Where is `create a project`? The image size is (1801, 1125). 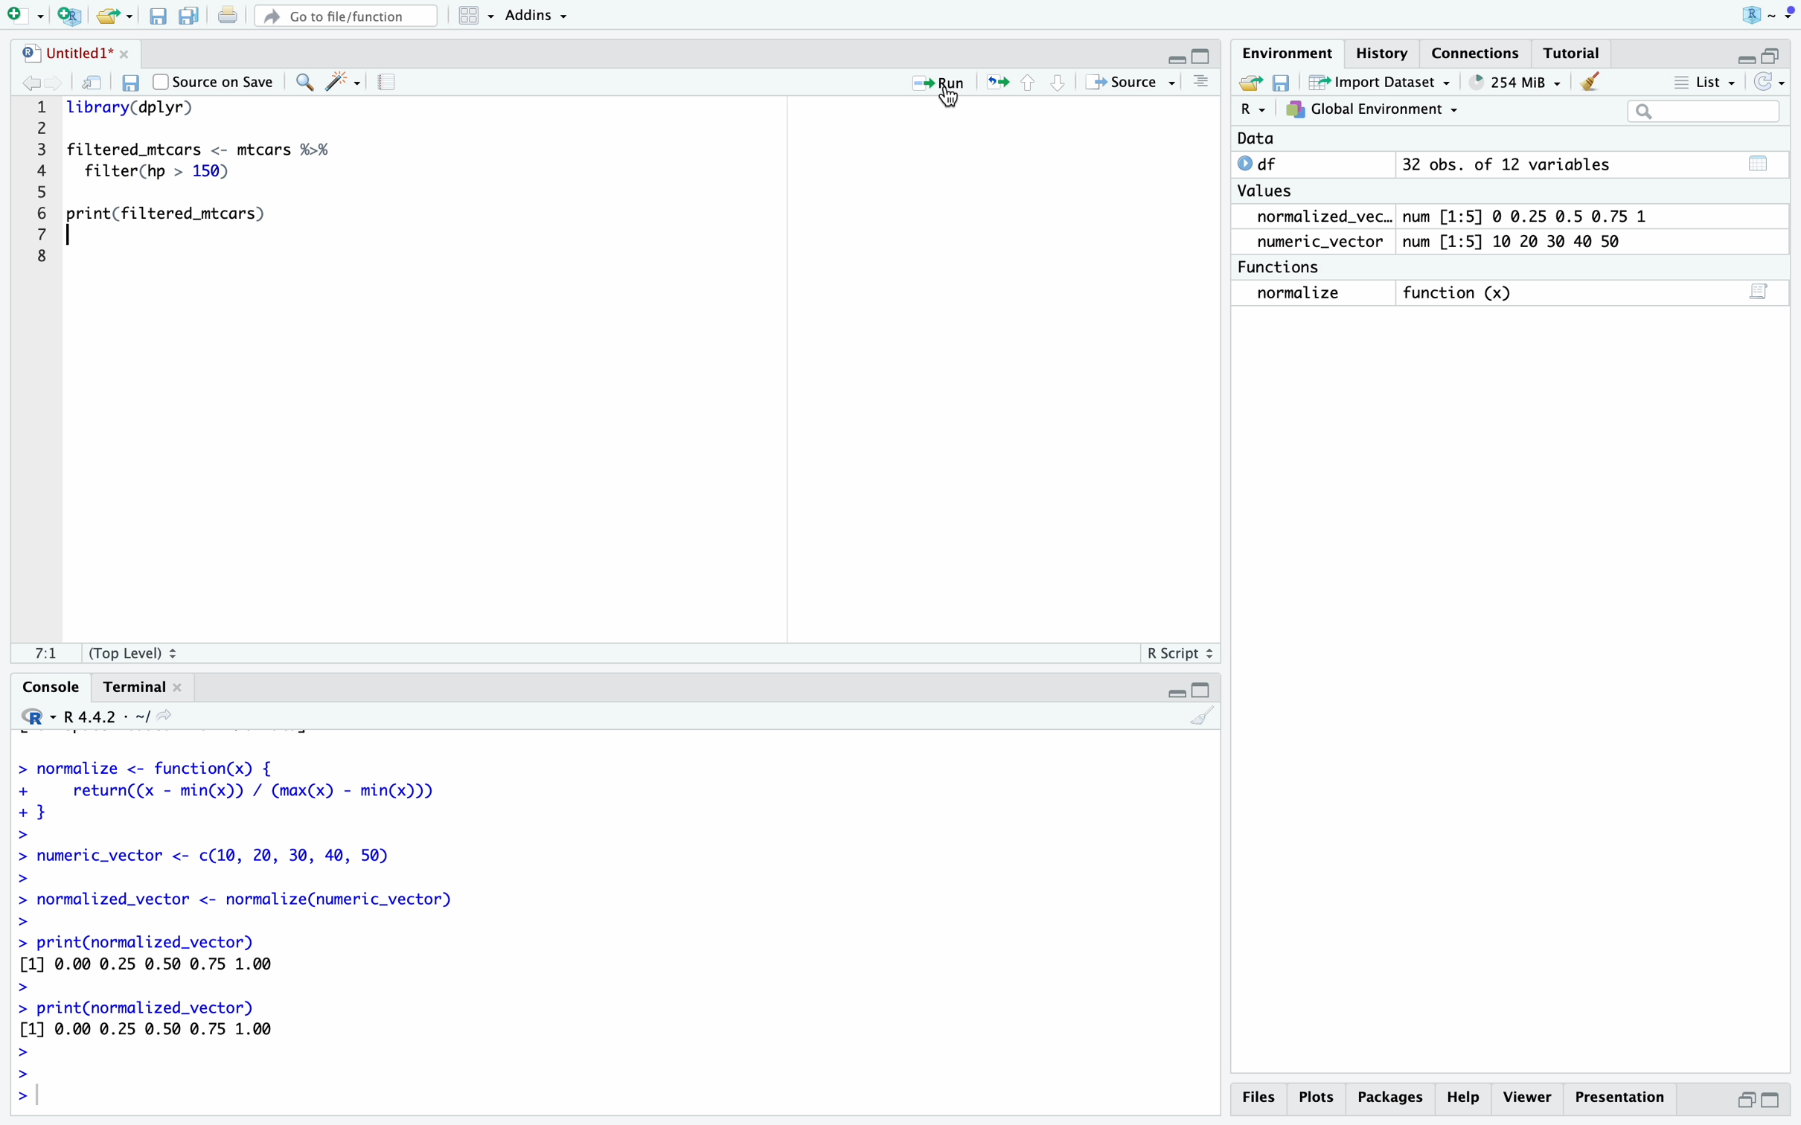 create a project is located at coordinates (68, 17).